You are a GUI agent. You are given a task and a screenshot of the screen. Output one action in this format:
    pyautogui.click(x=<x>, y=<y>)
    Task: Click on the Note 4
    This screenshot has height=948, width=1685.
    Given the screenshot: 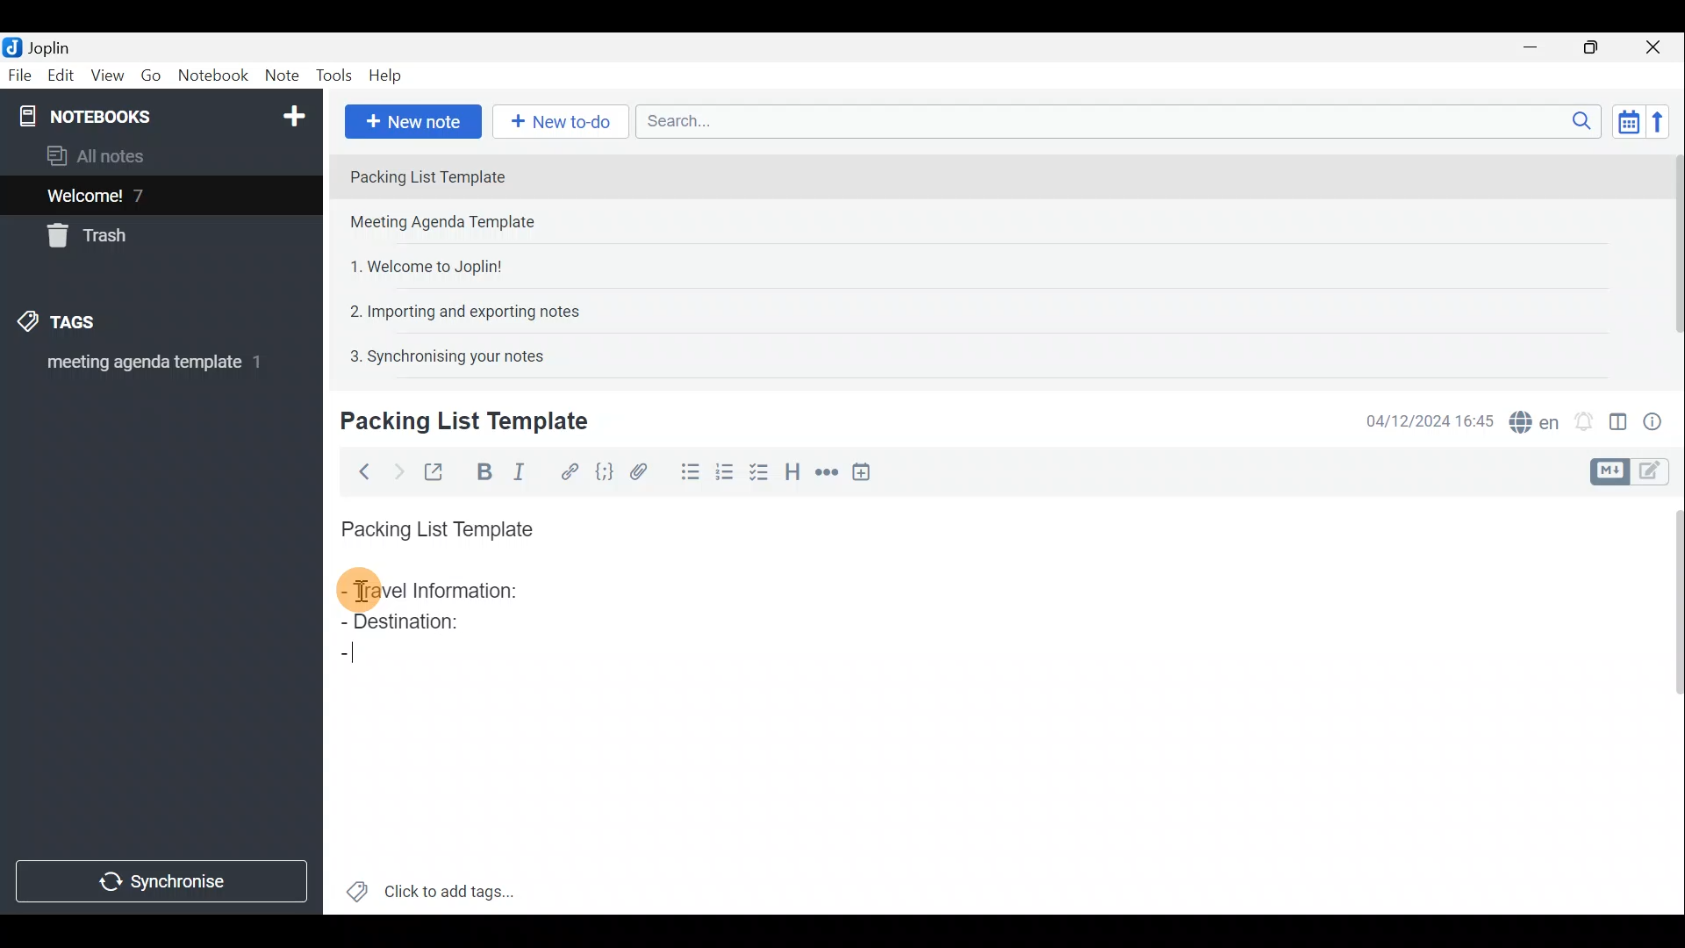 What is the action you would take?
    pyautogui.click(x=455, y=308)
    